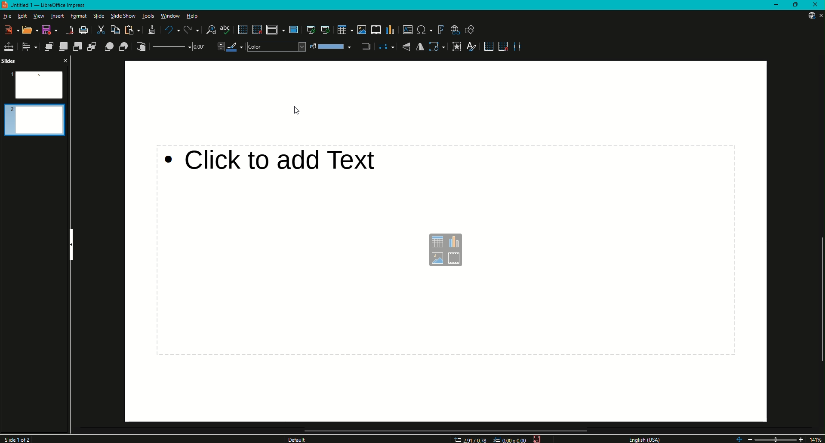  I want to click on Find and Replace, so click(207, 28).